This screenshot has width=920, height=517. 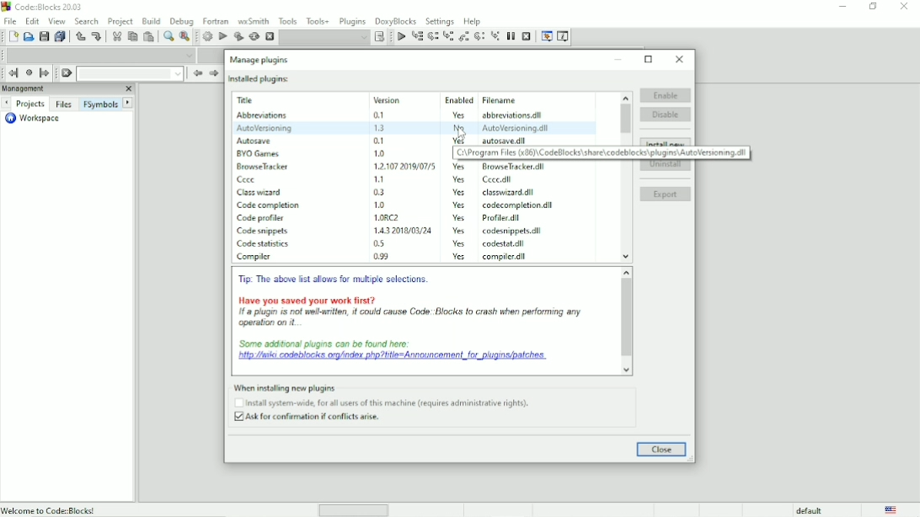 What do you see at coordinates (263, 191) in the screenshot?
I see `plugin` at bounding box center [263, 191].